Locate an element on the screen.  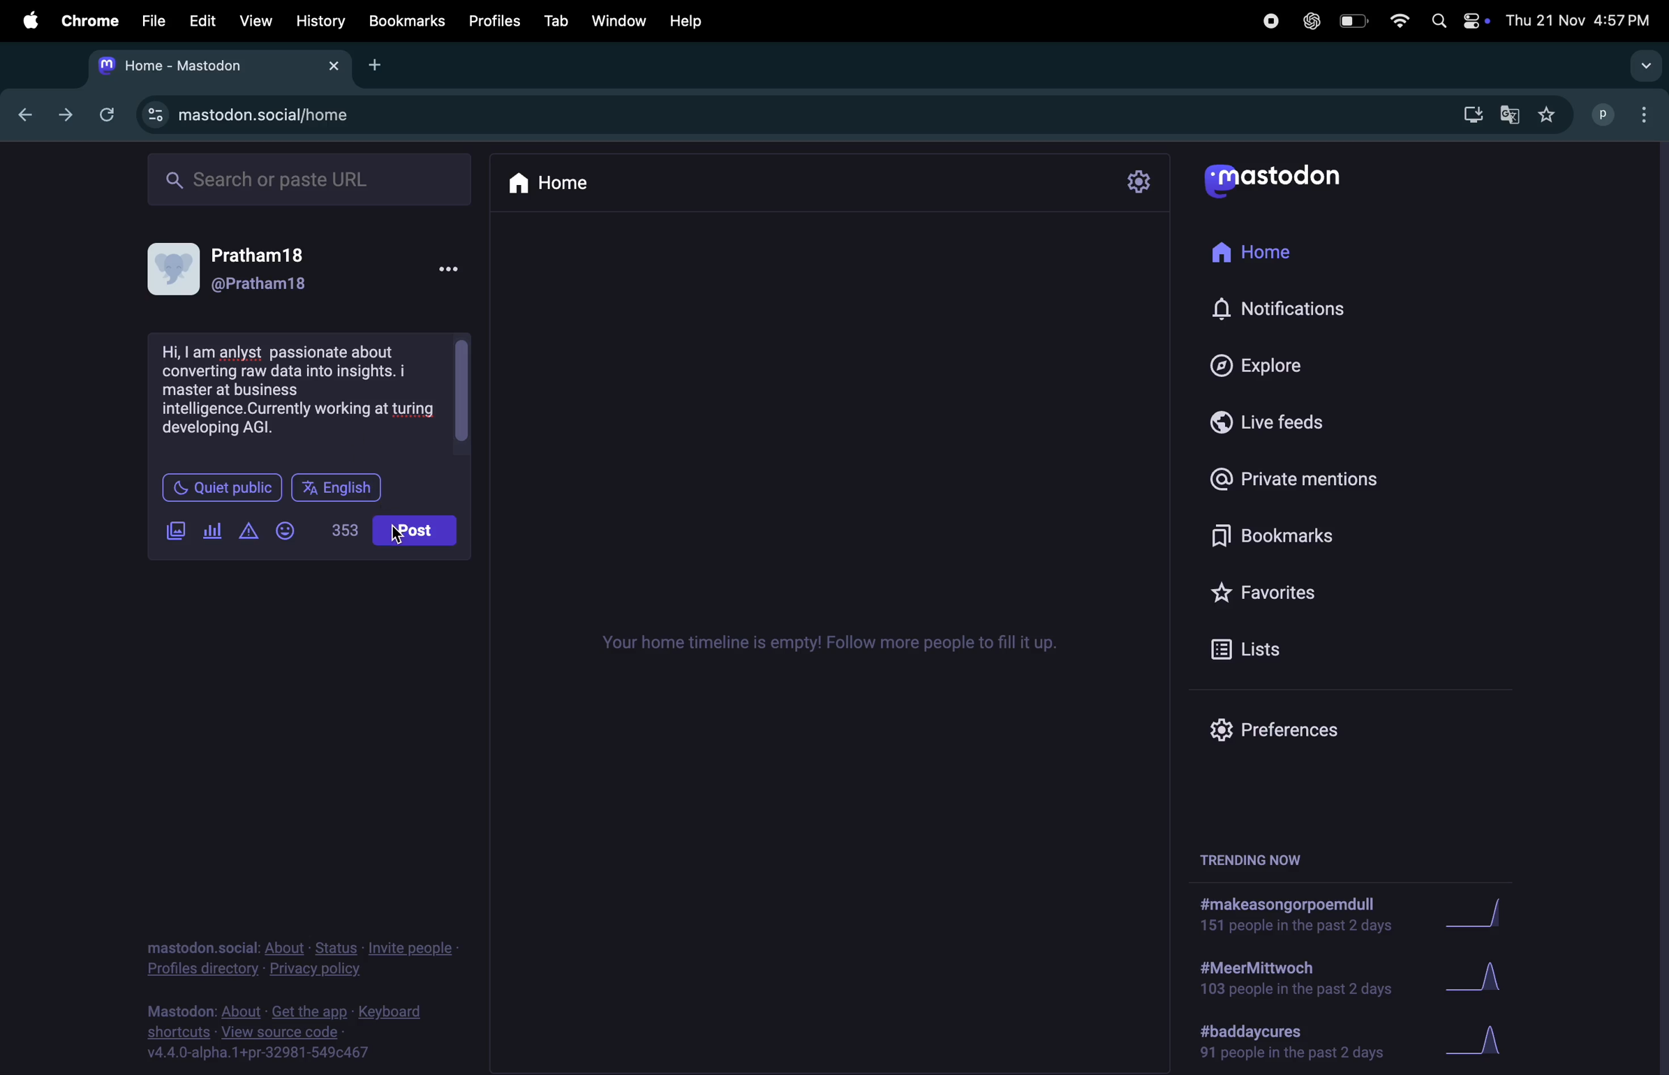
add content warning is located at coordinates (249, 531).